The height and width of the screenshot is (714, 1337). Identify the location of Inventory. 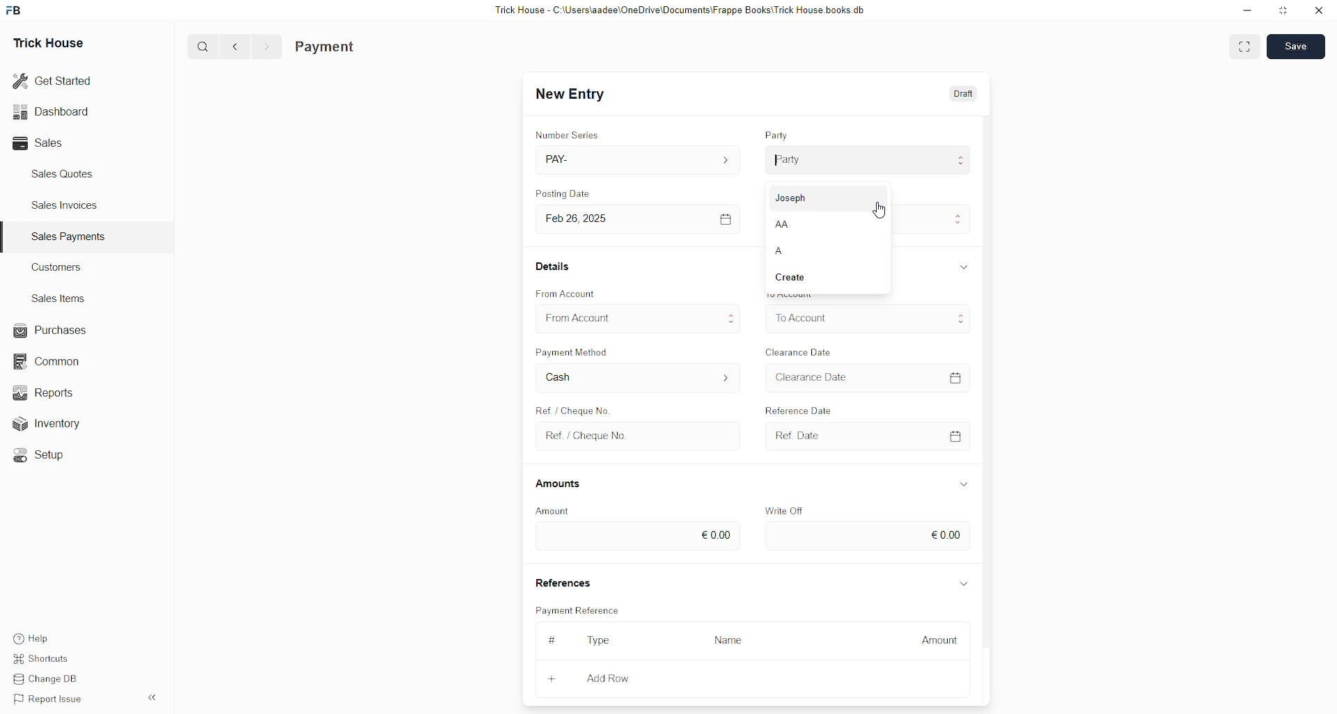
(63, 422).